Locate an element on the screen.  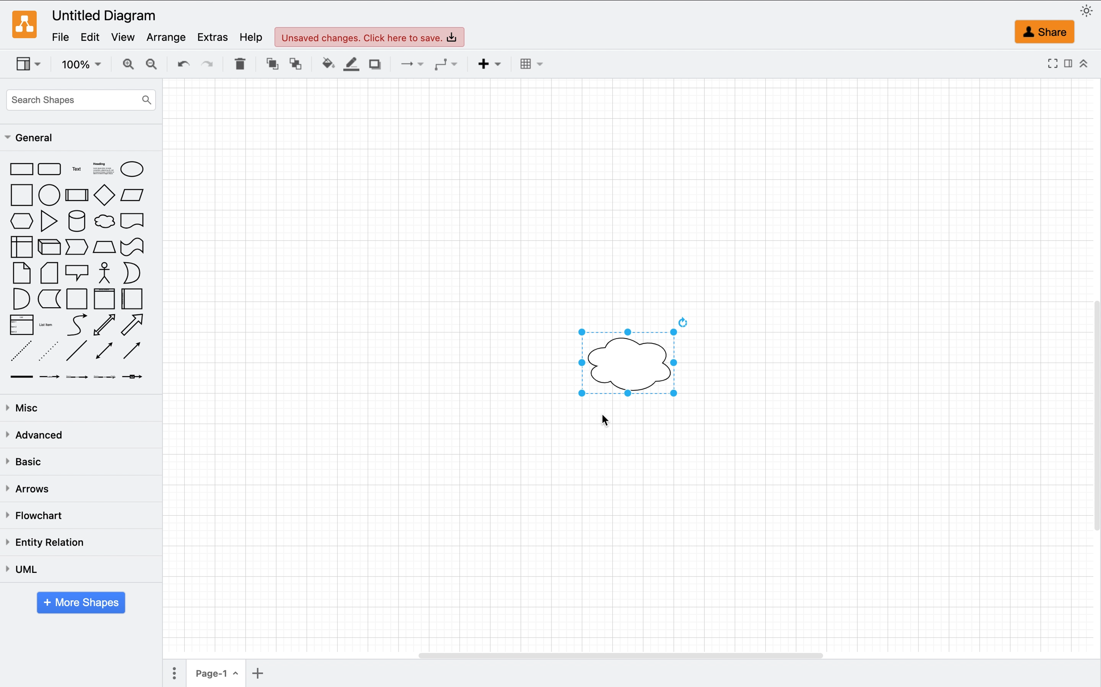
container is located at coordinates (78, 299).